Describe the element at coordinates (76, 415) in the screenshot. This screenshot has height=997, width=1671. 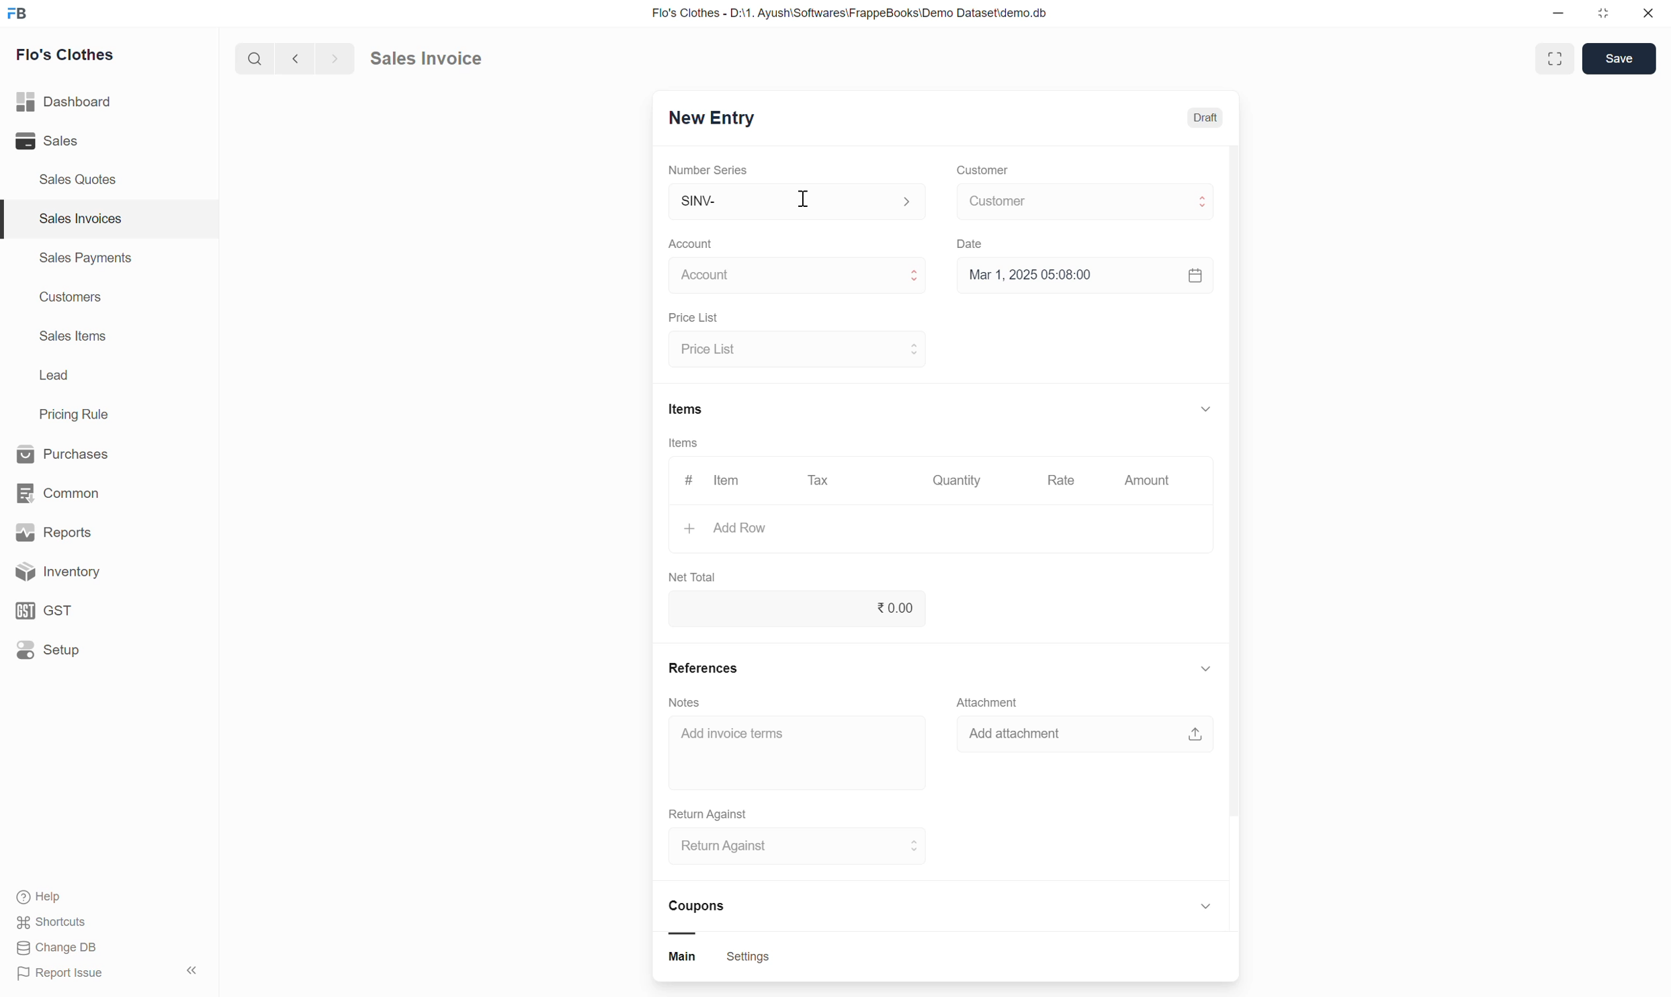
I see `Pricing Rule` at that location.